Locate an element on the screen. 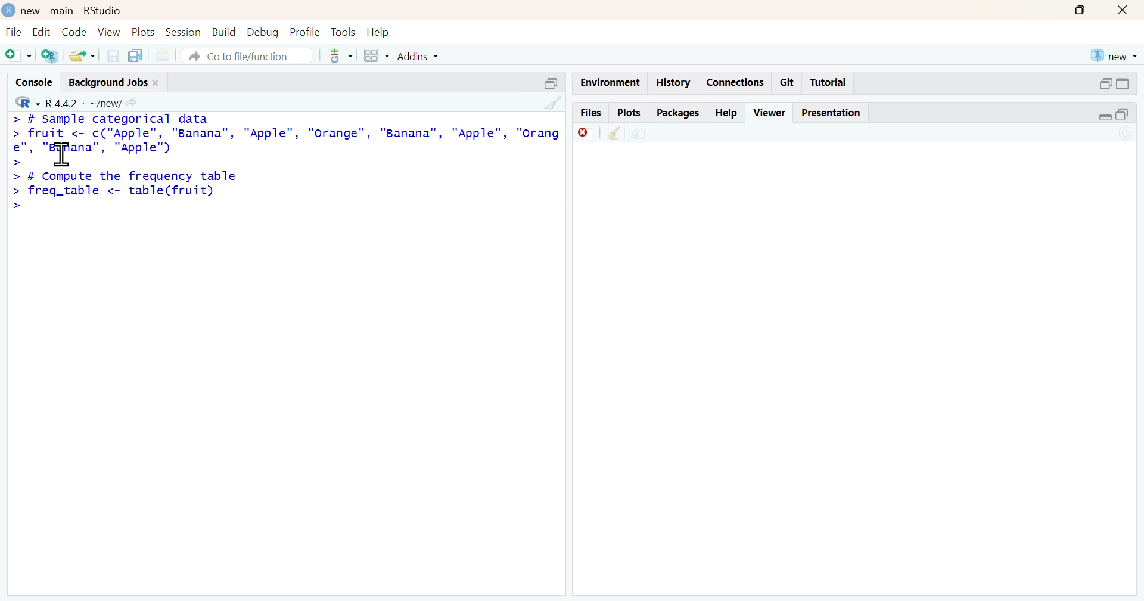  new script is located at coordinates (18, 56).